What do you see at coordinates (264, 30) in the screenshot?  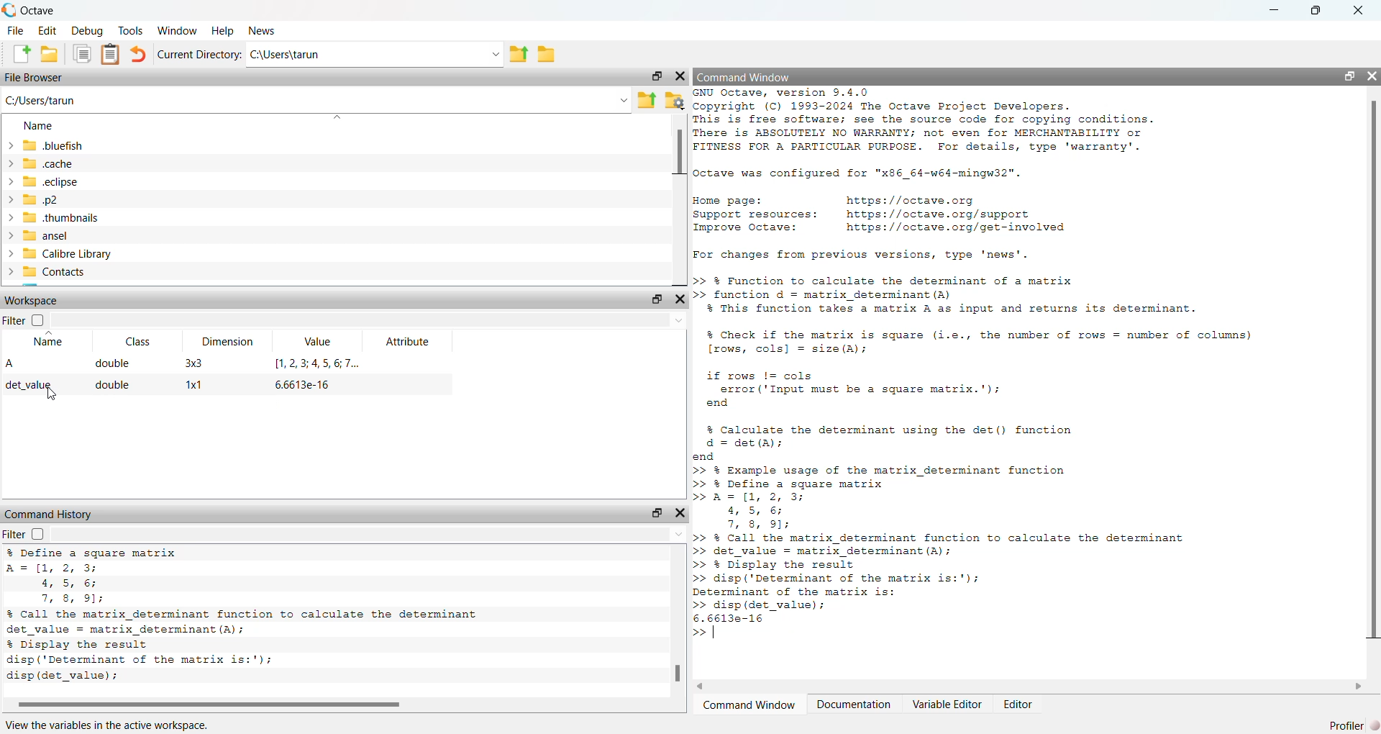 I see `news` at bounding box center [264, 30].